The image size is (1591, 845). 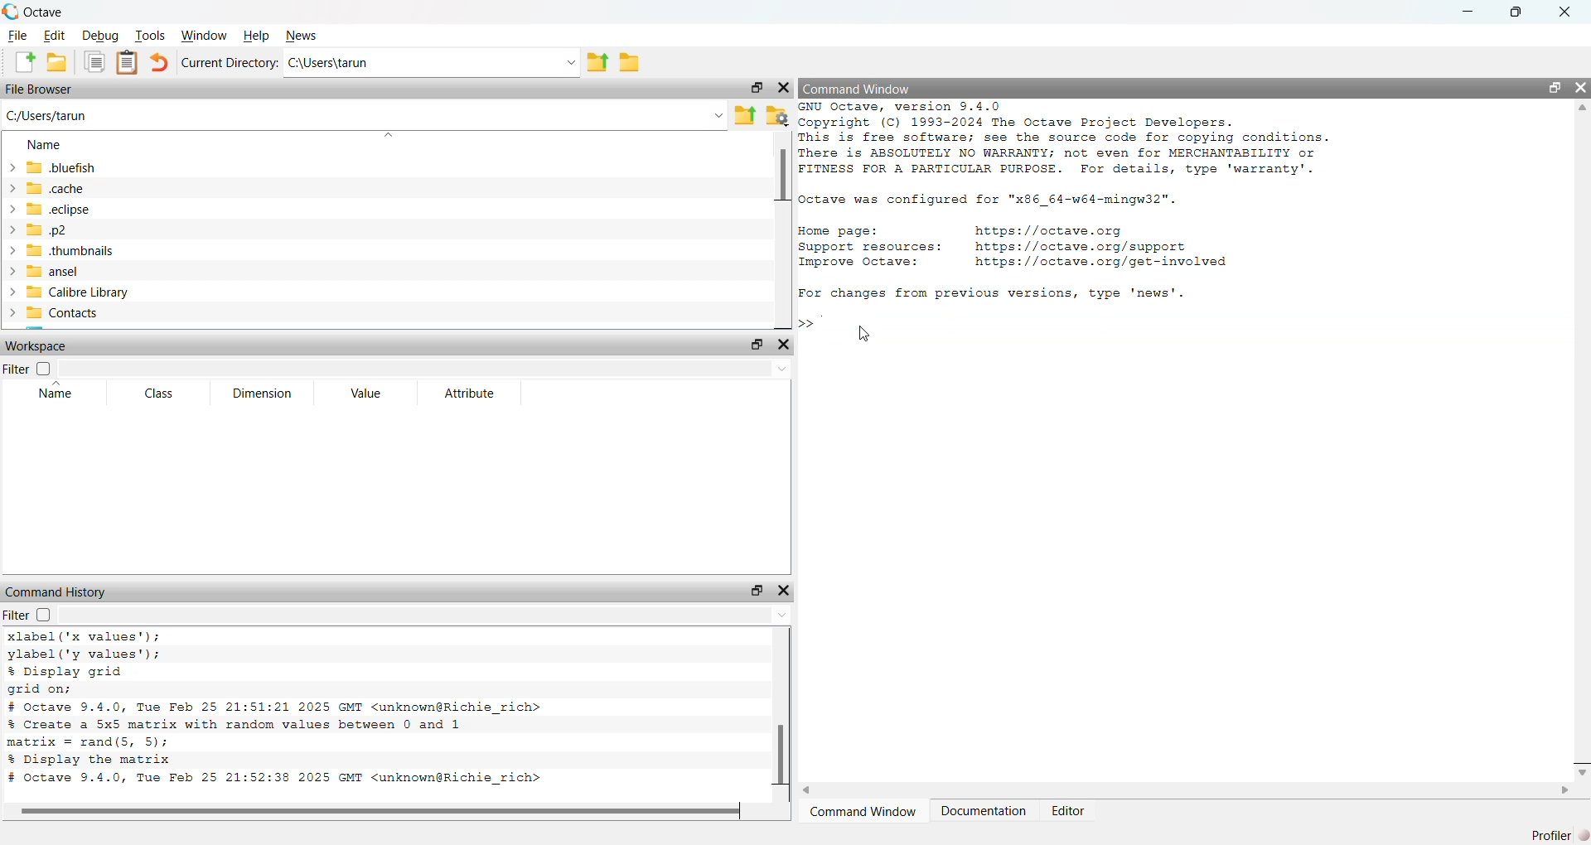 What do you see at coordinates (44, 346) in the screenshot?
I see `Workspace` at bounding box center [44, 346].